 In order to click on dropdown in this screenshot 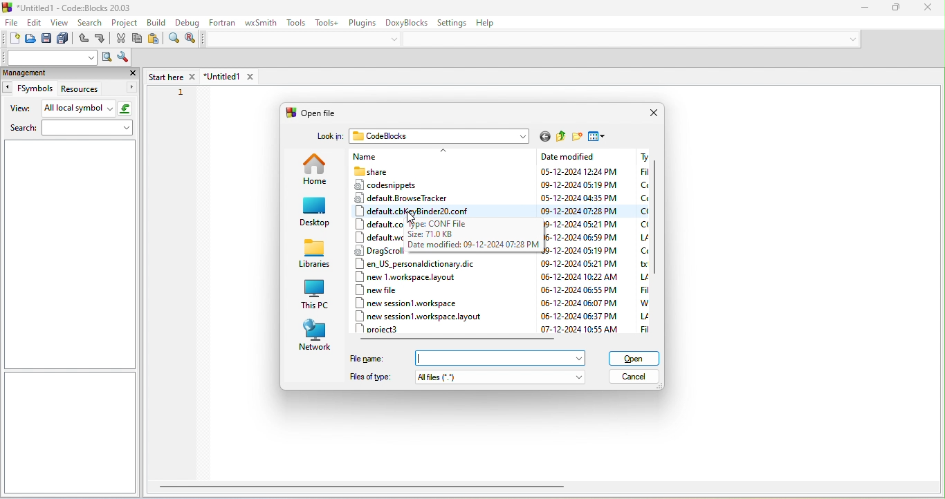, I will do `click(394, 39)`.